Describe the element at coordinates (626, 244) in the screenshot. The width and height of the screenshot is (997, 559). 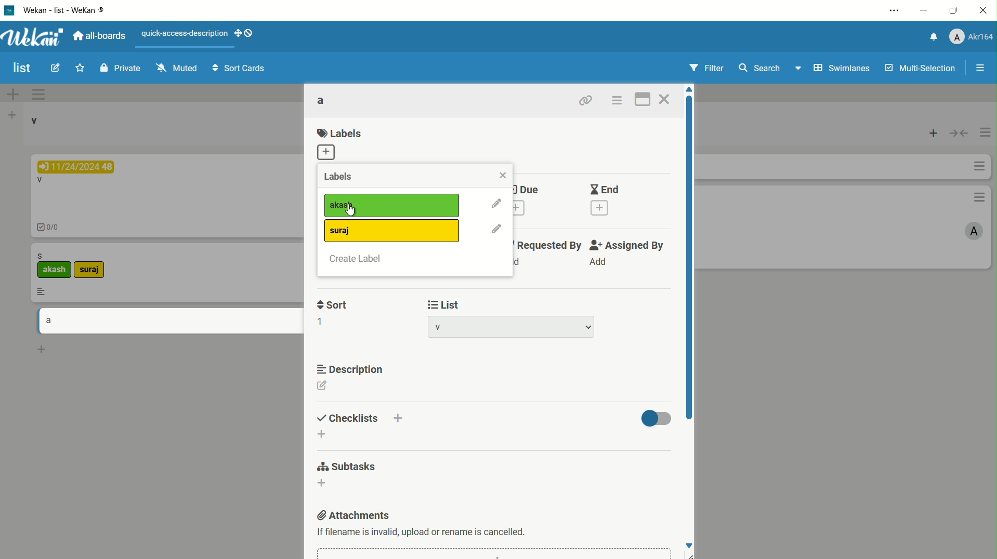
I see `assigned by` at that location.